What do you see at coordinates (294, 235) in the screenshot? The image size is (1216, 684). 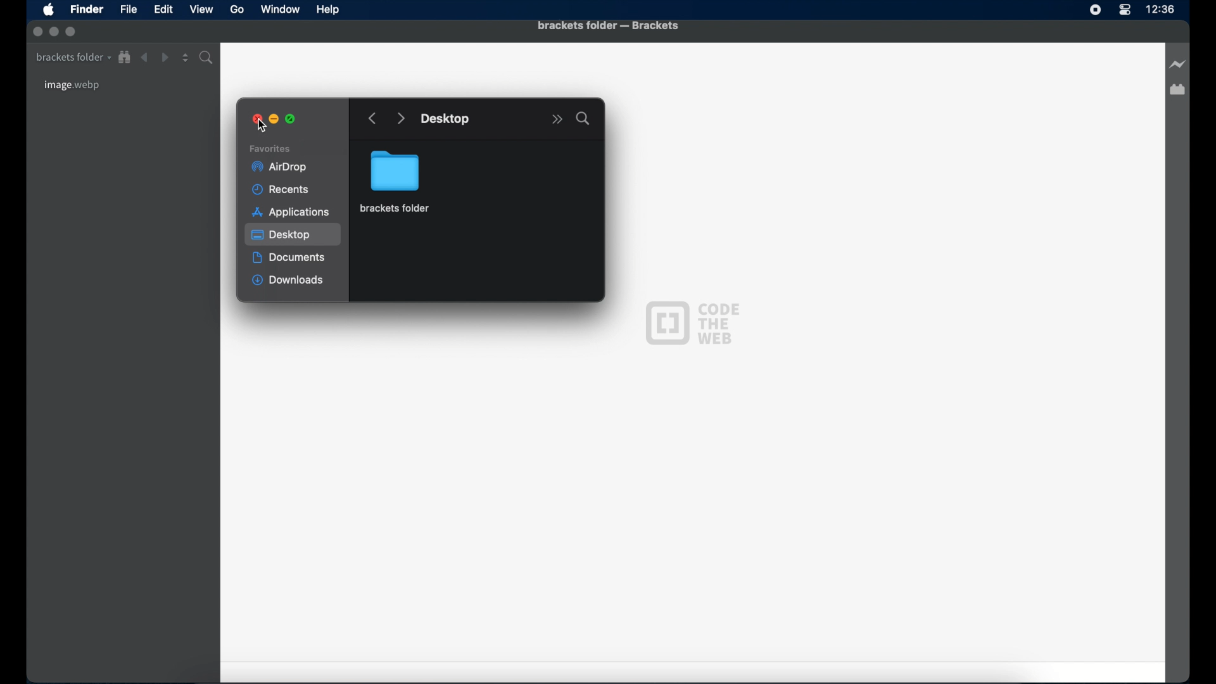 I see `desktop` at bounding box center [294, 235].